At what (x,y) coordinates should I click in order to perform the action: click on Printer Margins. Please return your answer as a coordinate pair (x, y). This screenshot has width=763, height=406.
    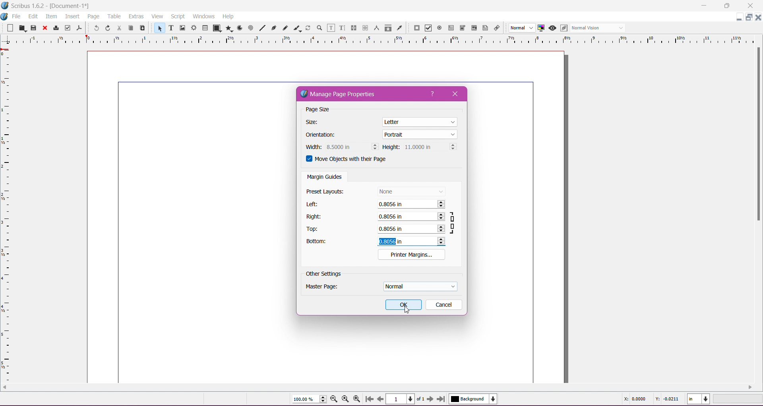
    Looking at the image, I should click on (411, 254).